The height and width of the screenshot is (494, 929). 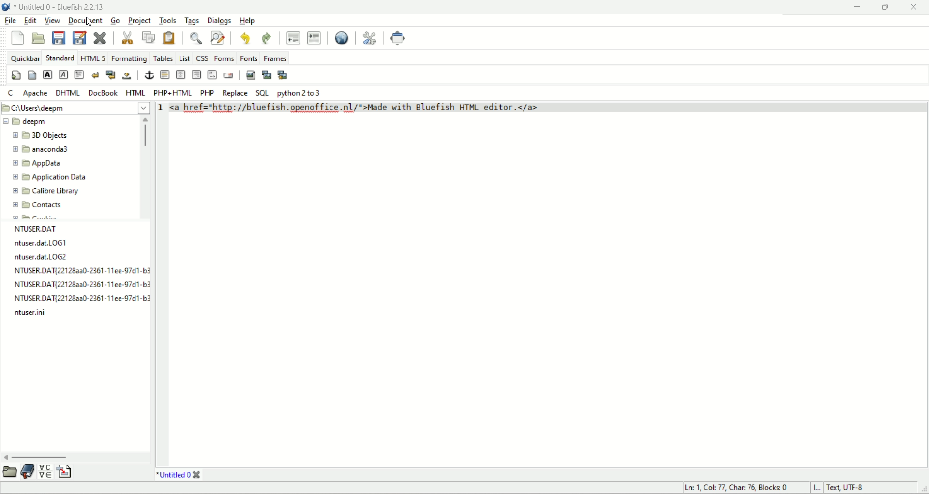 I want to click on insert images, so click(x=250, y=75).